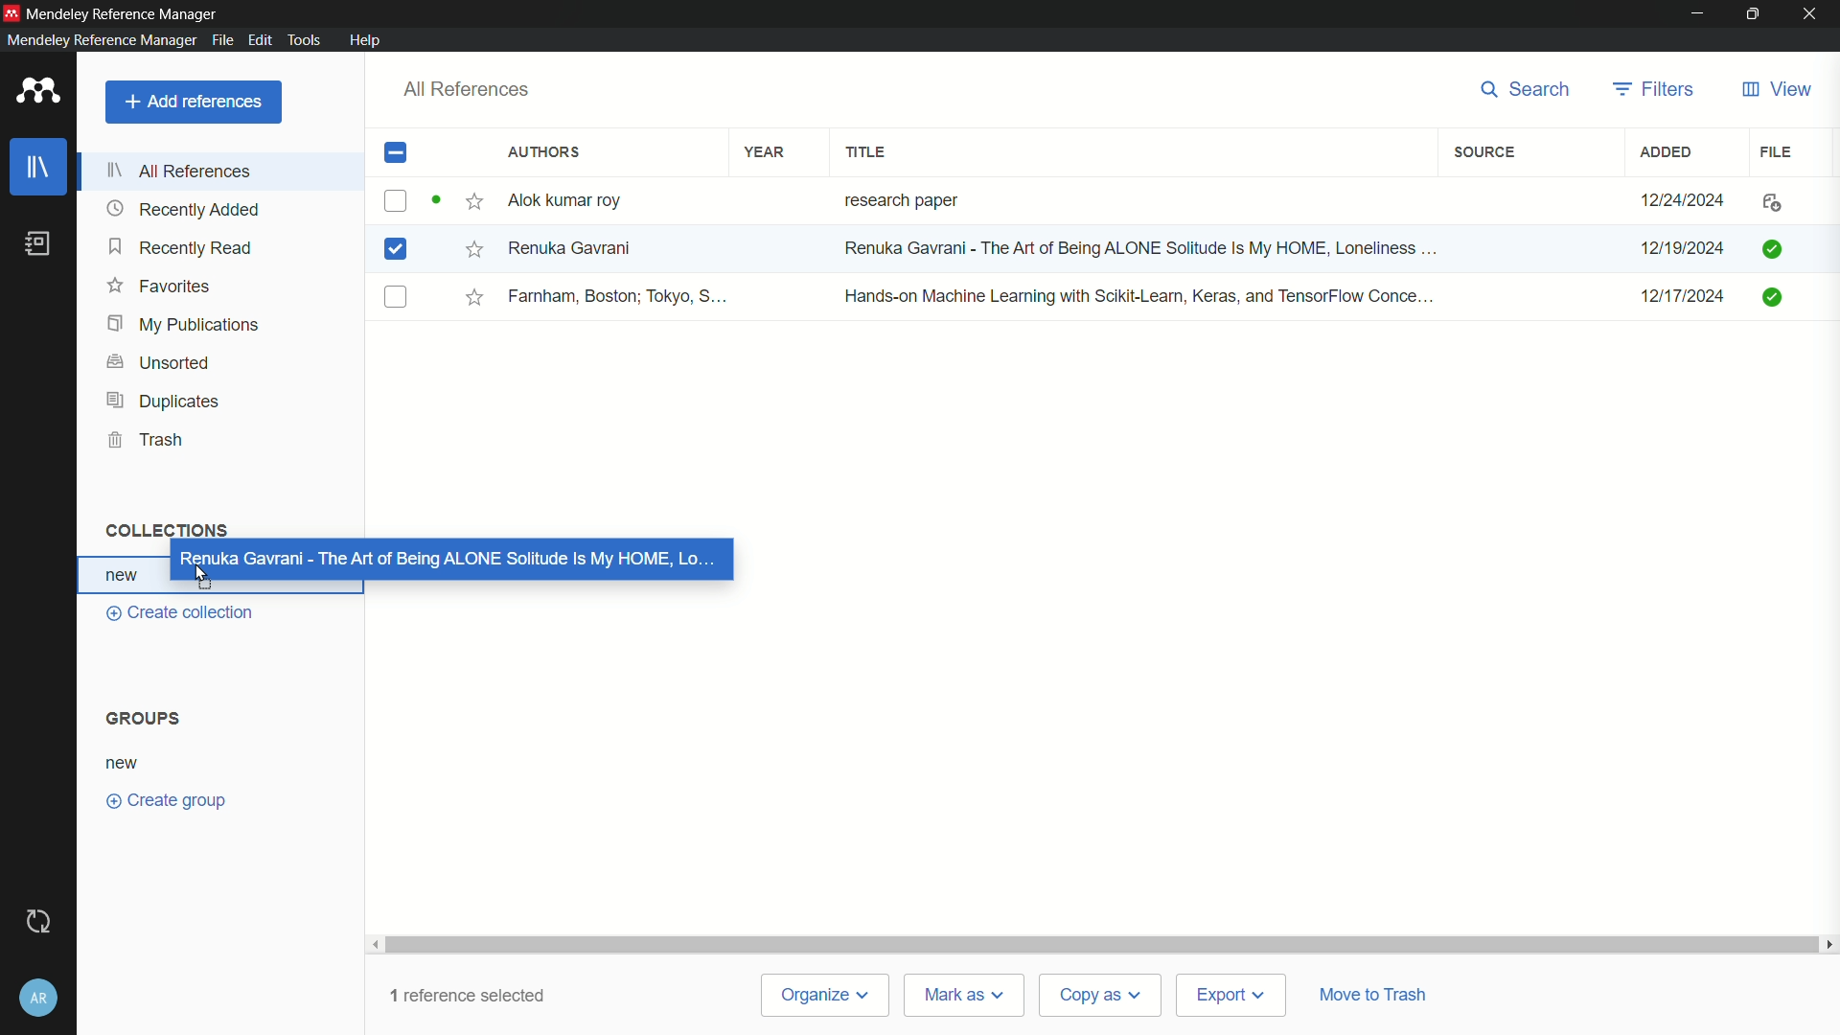 The image size is (1840, 1035). I want to click on recently read, so click(183, 247).